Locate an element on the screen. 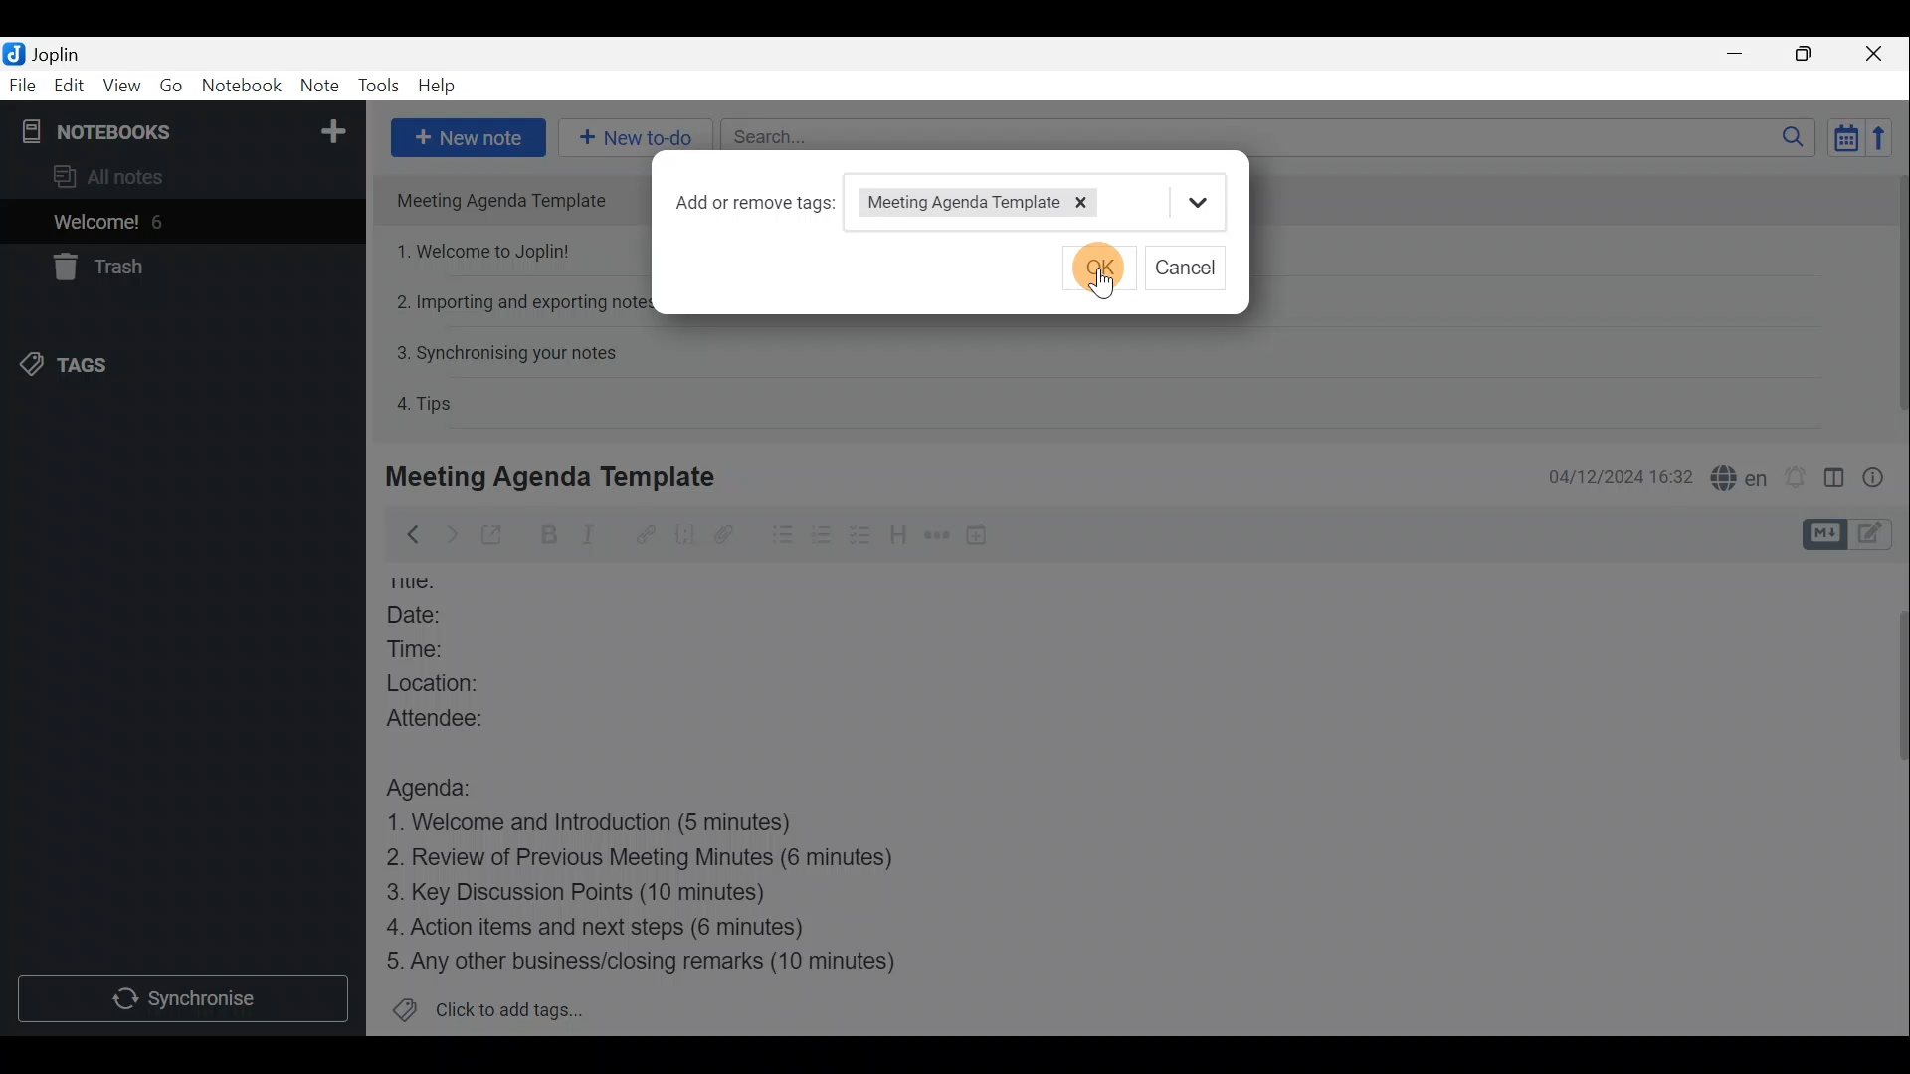 Image resolution: width=1910 pixels, height=1074 pixels. Notebook is located at coordinates (240, 85).